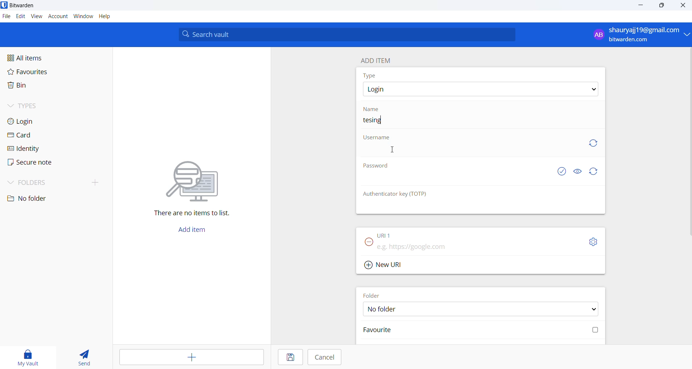 The image size is (692, 369). What do you see at coordinates (484, 309) in the screenshot?
I see `FOLDER OPTIONS` at bounding box center [484, 309].